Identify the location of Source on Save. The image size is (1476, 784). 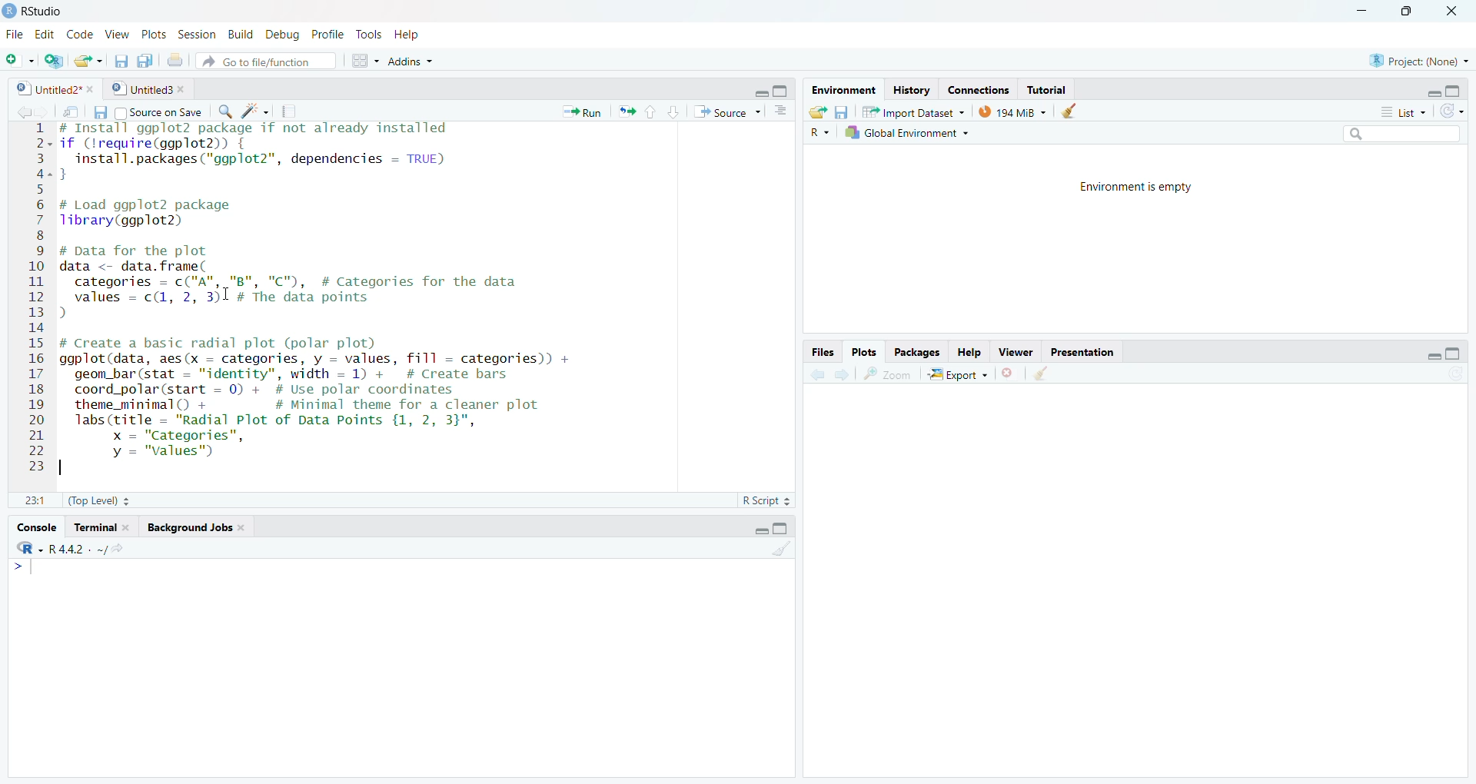
(148, 112).